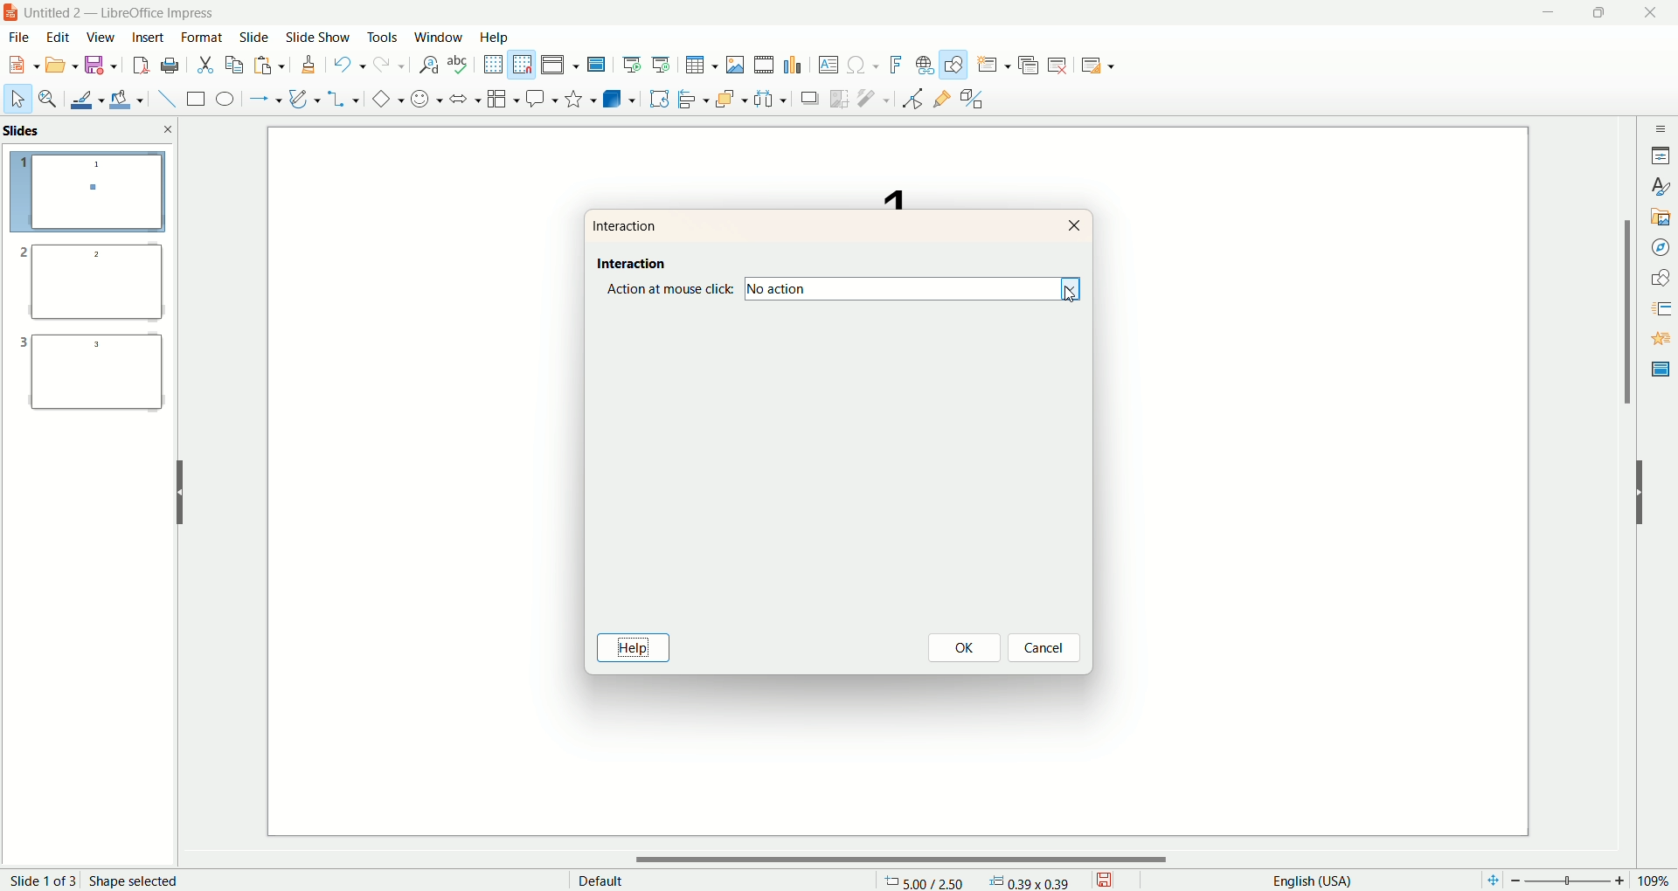 This screenshot has width=1678, height=891. Describe the element at coordinates (1110, 878) in the screenshot. I see `save` at that location.